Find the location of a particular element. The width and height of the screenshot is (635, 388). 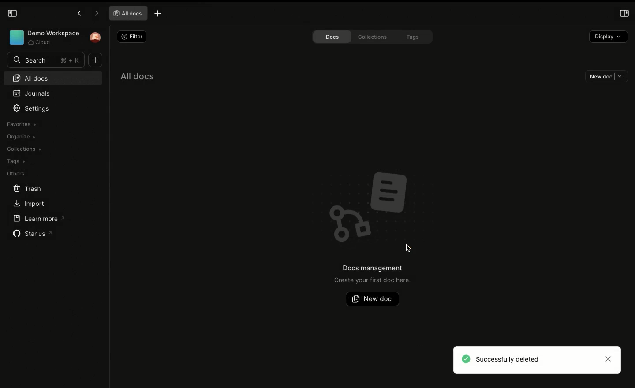

Settings is located at coordinates (34, 108).